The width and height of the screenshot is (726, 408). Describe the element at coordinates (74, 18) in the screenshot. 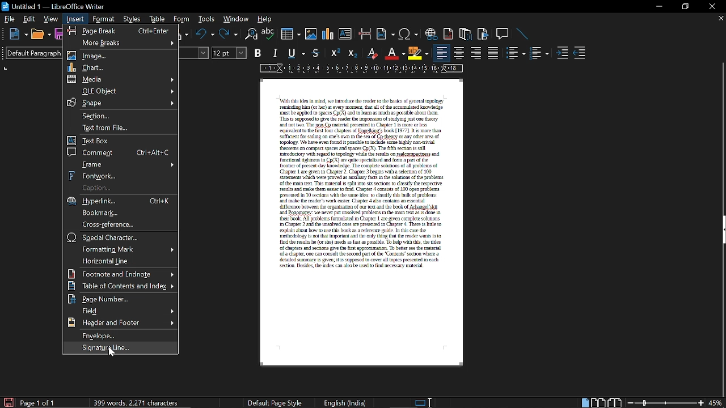

I see `insert` at that location.